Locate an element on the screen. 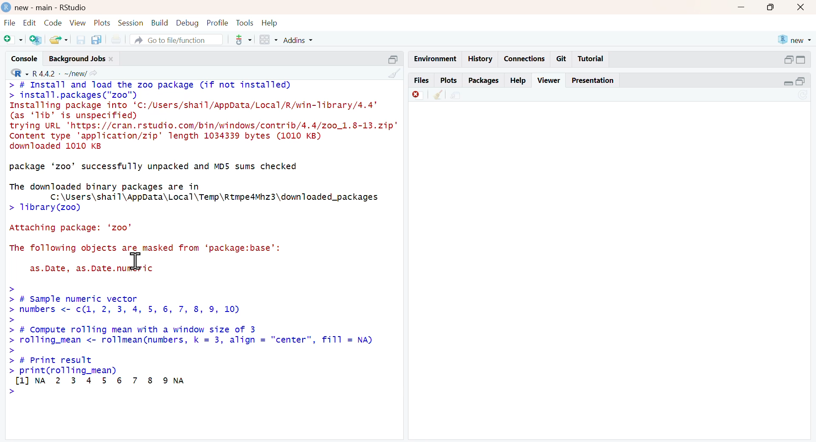 Image resolution: width=816 pixels, height=442 pixels. help is located at coordinates (269, 23).